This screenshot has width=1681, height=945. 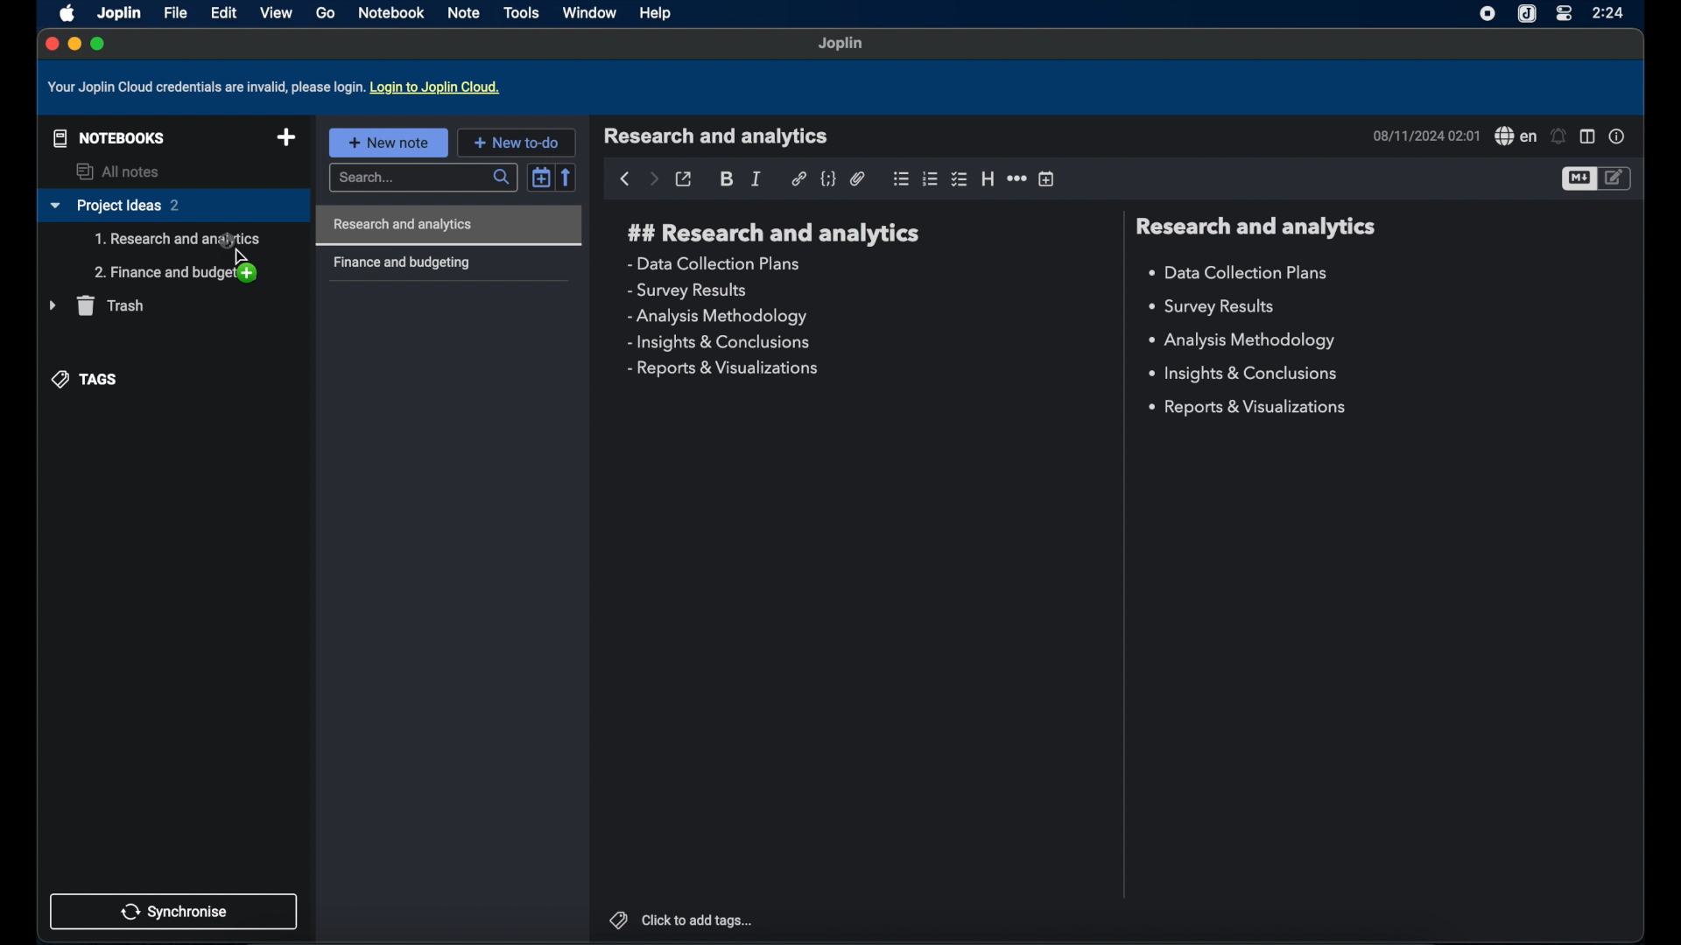 What do you see at coordinates (276, 12) in the screenshot?
I see `view` at bounding box center [276, 12].